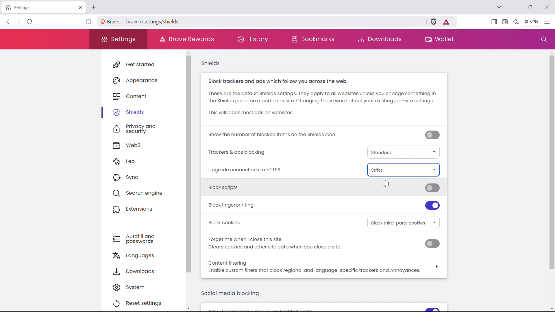 The height and width of the screenshot is (312, 555). Describe the element at coordinates (226, 188) in the screenshot. I see `block scripts` at that location.